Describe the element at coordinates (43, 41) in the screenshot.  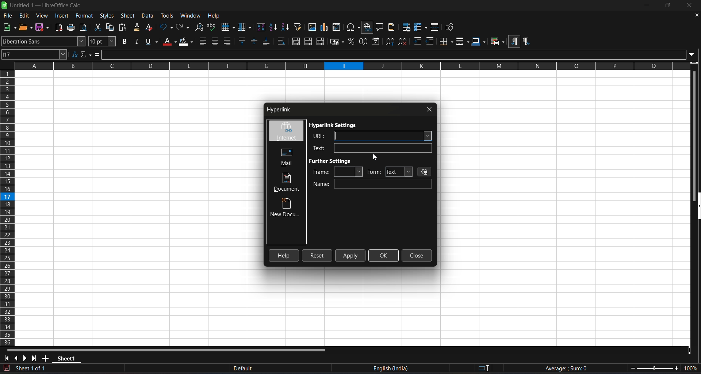
I see `font name` at that location.